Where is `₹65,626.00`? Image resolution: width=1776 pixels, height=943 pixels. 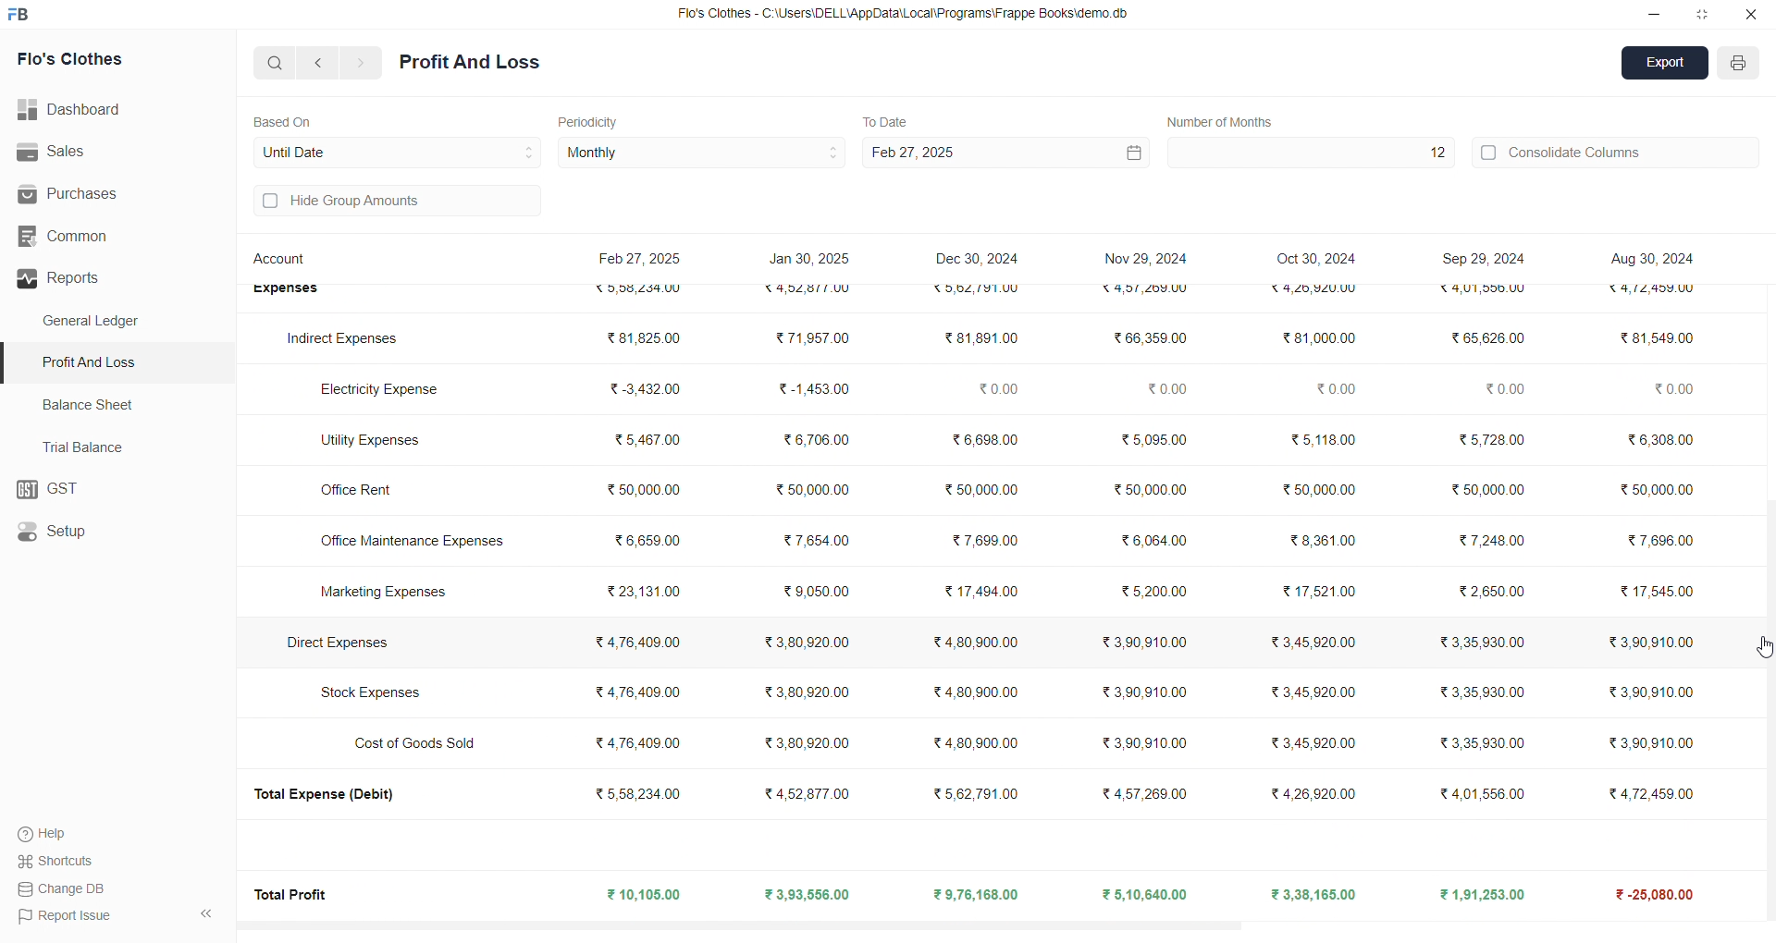 ₹65,626.00 is located at coordinates (1487, 338).